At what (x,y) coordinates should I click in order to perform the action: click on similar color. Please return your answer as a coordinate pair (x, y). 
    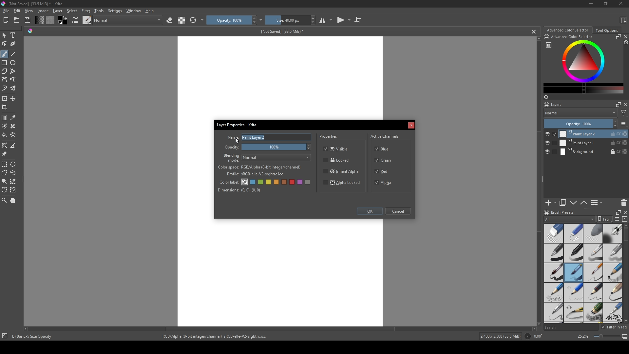
    Looking at the image, I should click on (14, 181).